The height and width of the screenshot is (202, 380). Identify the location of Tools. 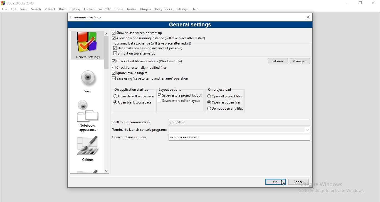
(119, 9).